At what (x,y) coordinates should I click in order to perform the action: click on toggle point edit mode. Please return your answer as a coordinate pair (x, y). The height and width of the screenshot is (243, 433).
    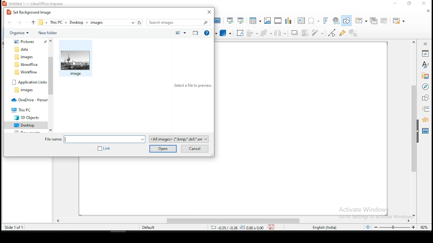
    Looking at the image, I should click on (332, 32).